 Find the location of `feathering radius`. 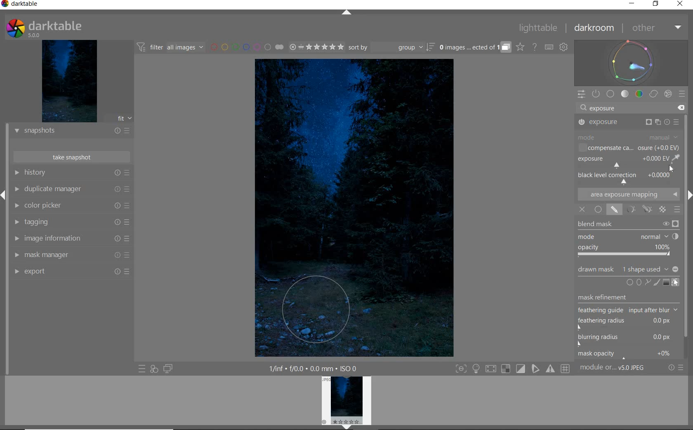

feathering radius is located at coordinates (627, 324).